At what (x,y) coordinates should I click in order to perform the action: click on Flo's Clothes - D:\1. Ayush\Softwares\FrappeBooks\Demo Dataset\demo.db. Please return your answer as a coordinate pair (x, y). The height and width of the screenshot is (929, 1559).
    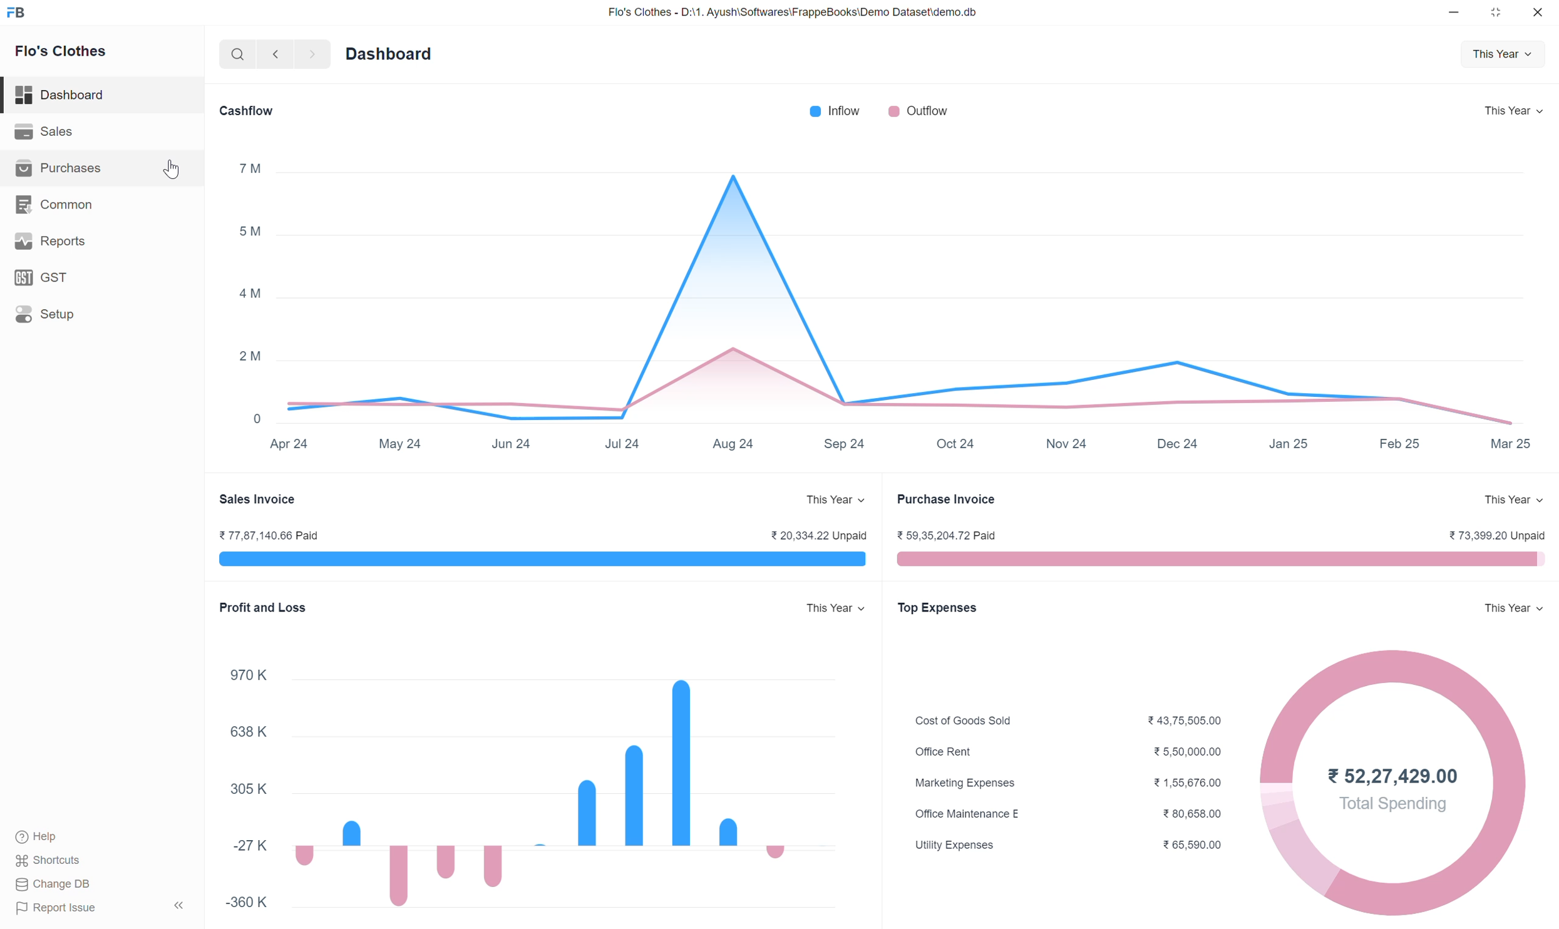
    Looking at the image, I should click on (791, 13).